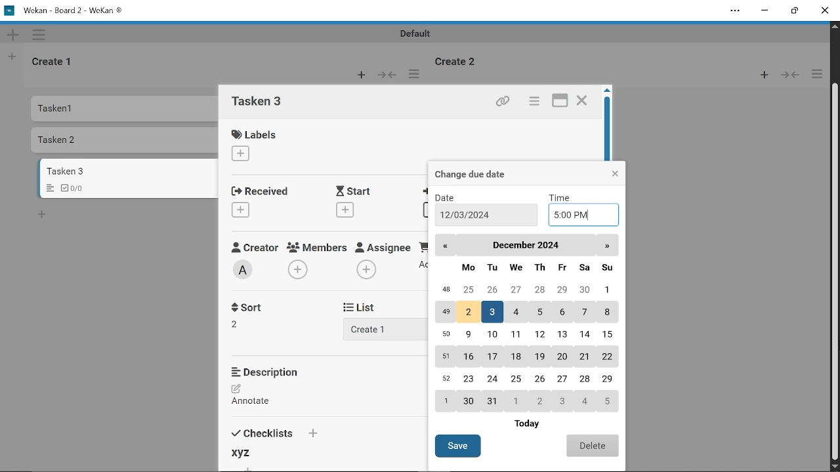 The image size is (840, 472). Describe the element at coordinates (242, 323) in the screenshot. I see `Sort` at that location.